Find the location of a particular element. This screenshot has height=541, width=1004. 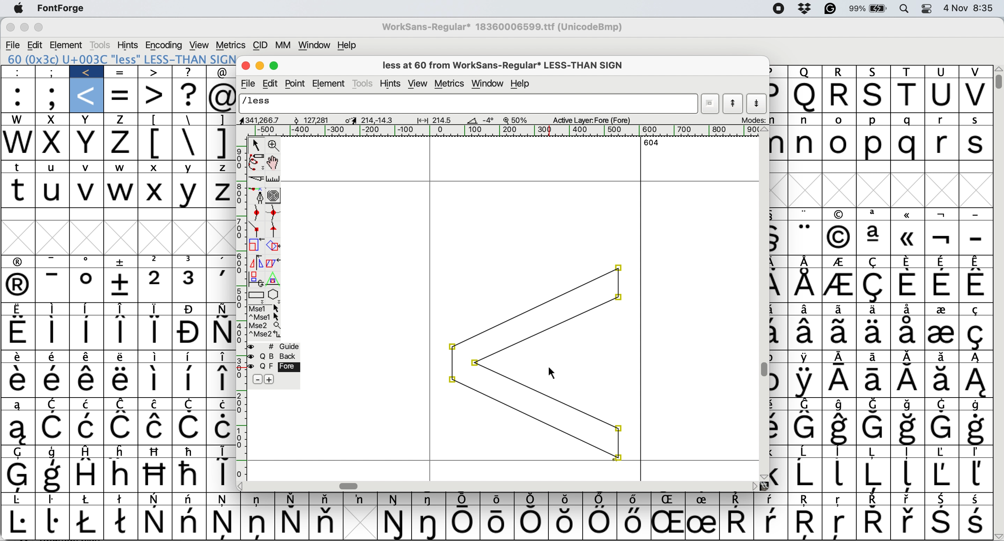

Symbol is located at coordinates (86, 474).